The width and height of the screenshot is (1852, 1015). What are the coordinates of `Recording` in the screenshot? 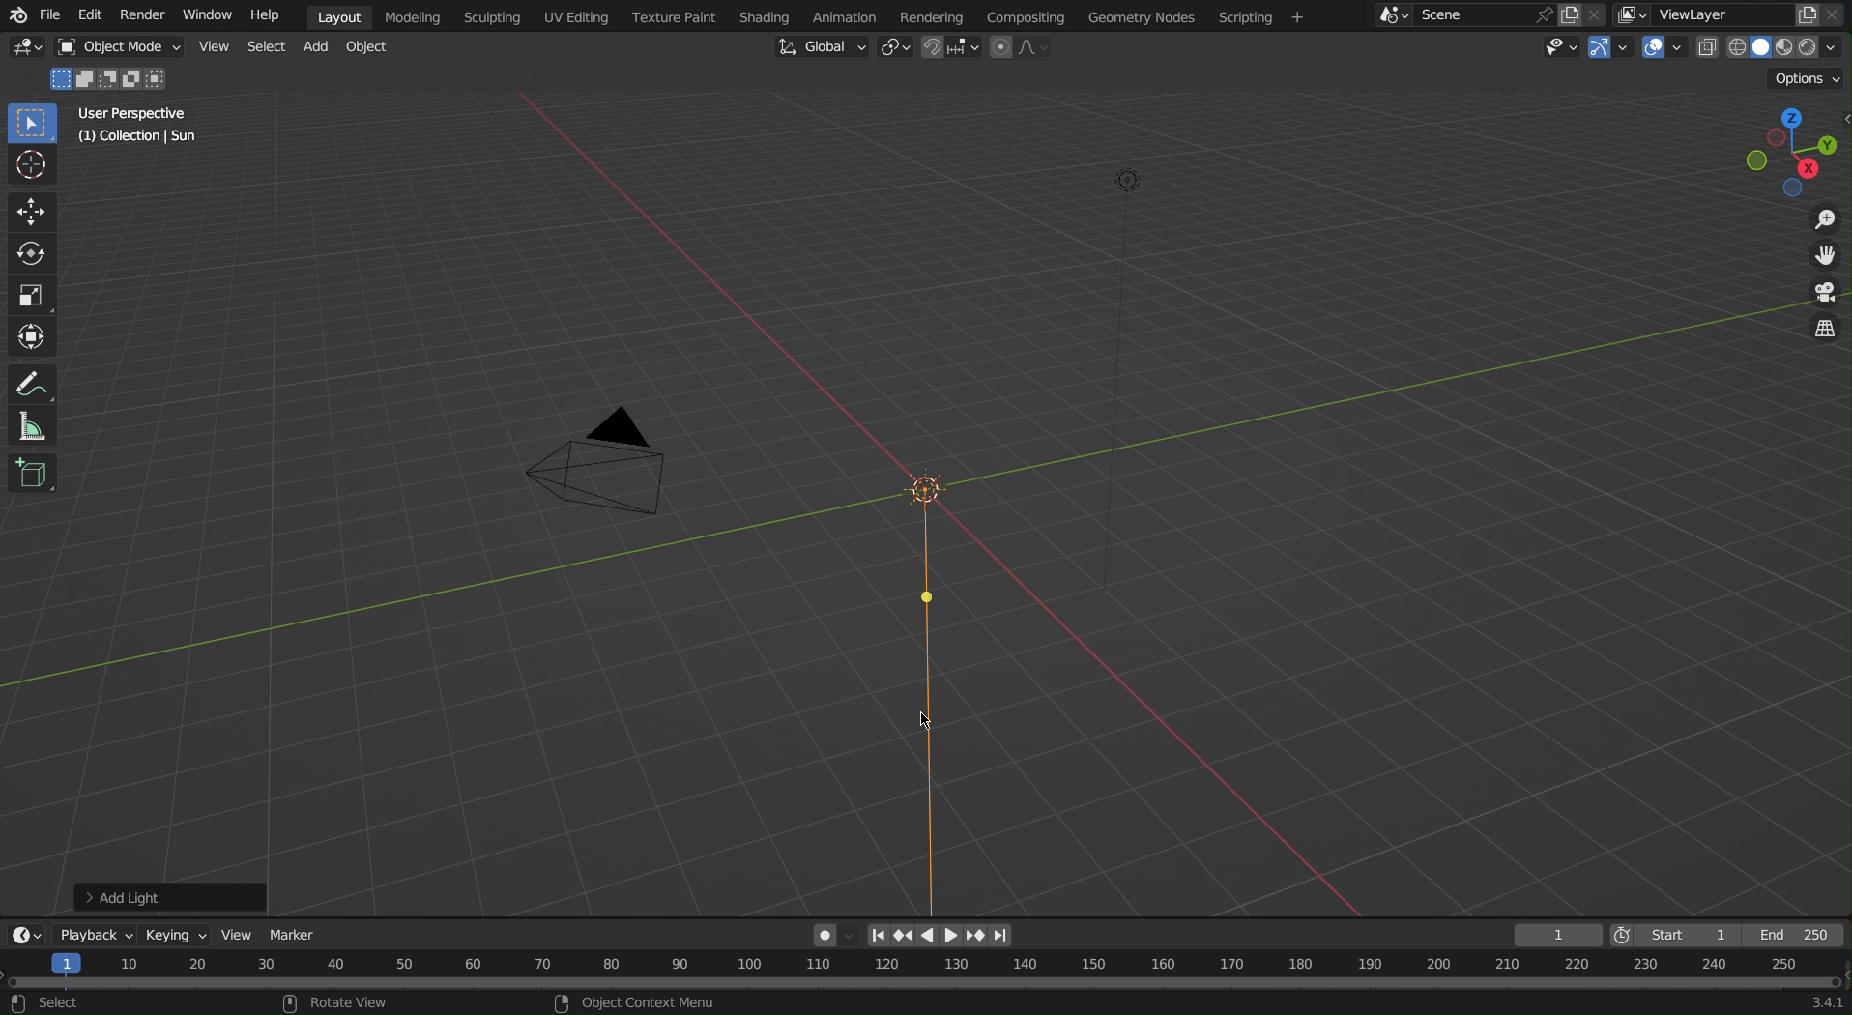 It's located at (833, 934).